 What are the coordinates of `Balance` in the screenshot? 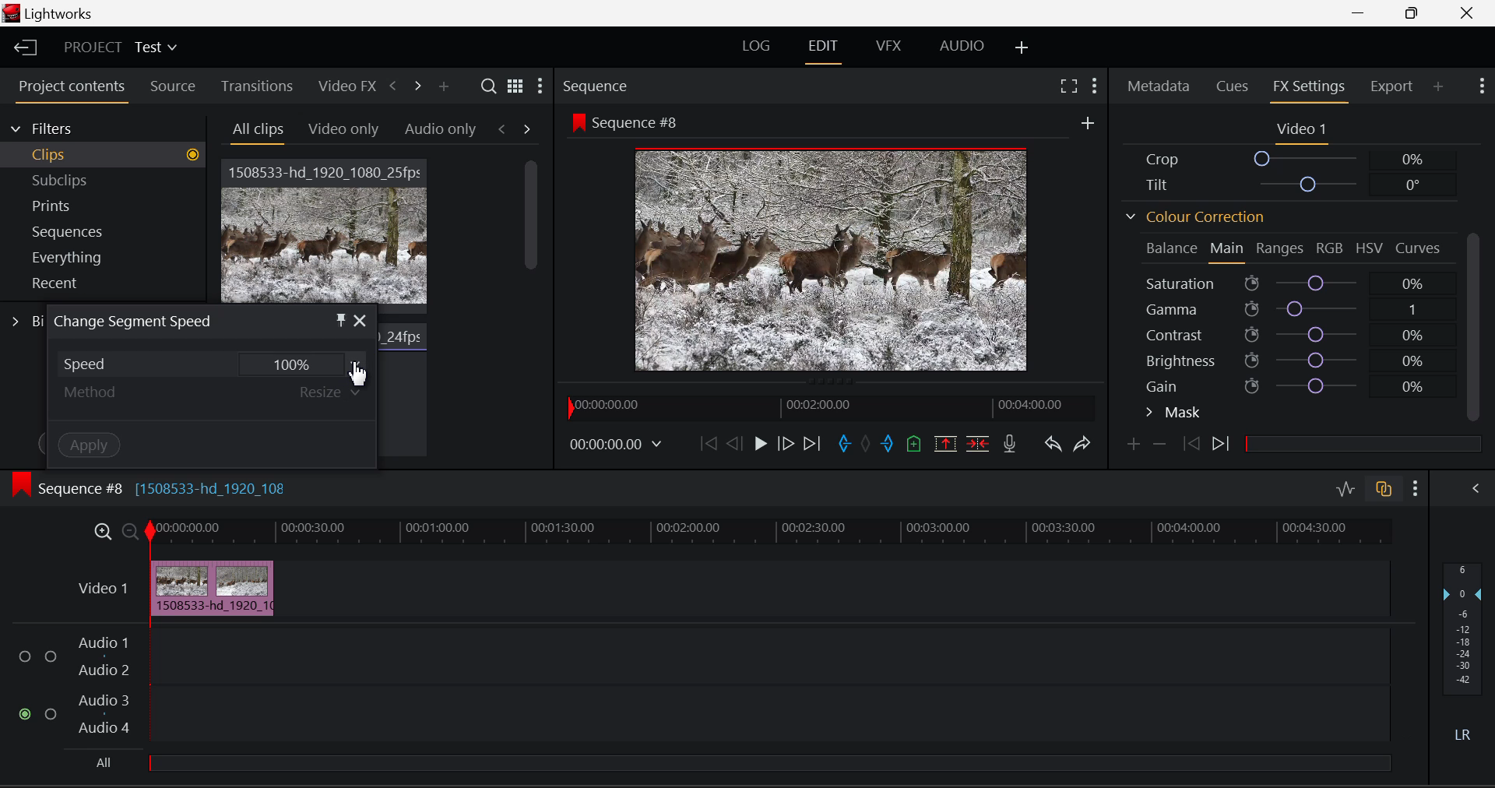 It's located at (1168, 249).